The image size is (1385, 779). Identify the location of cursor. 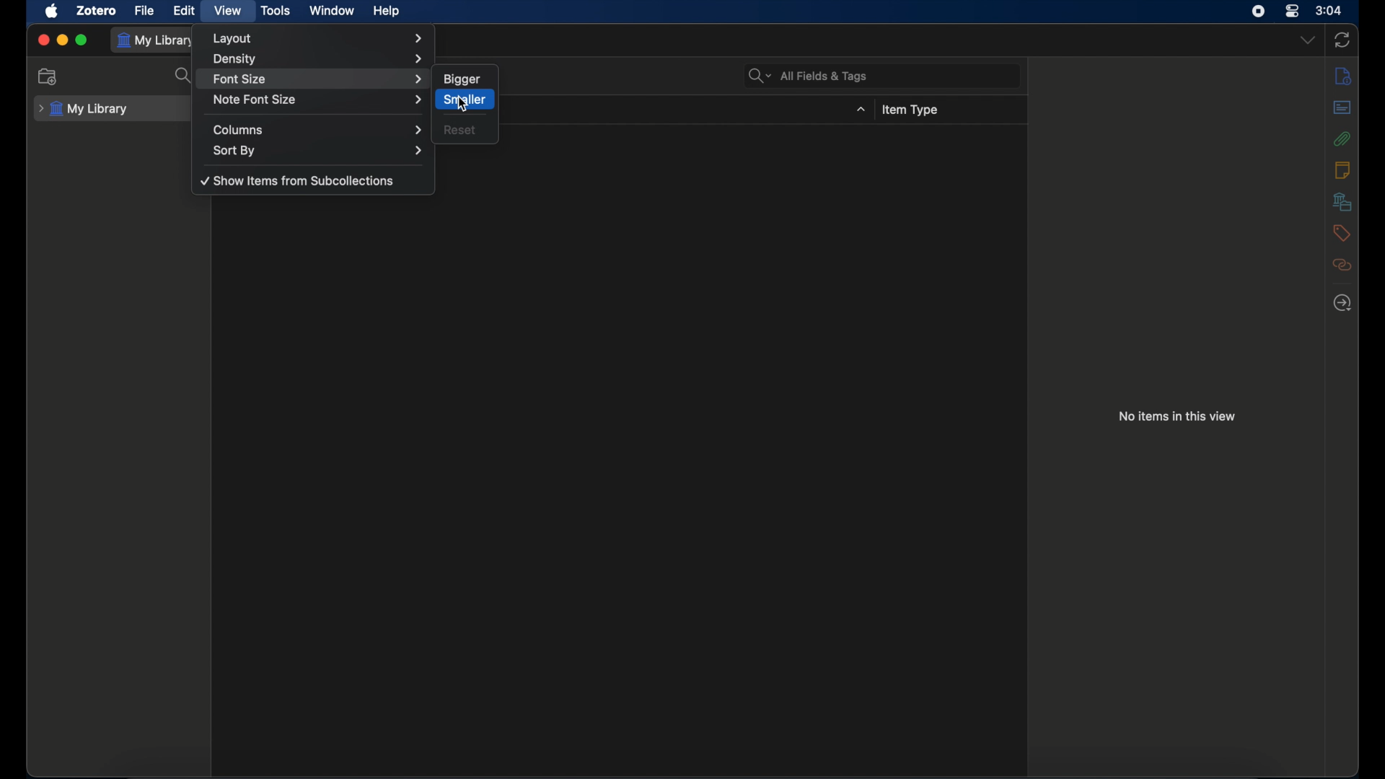
(464, 103).